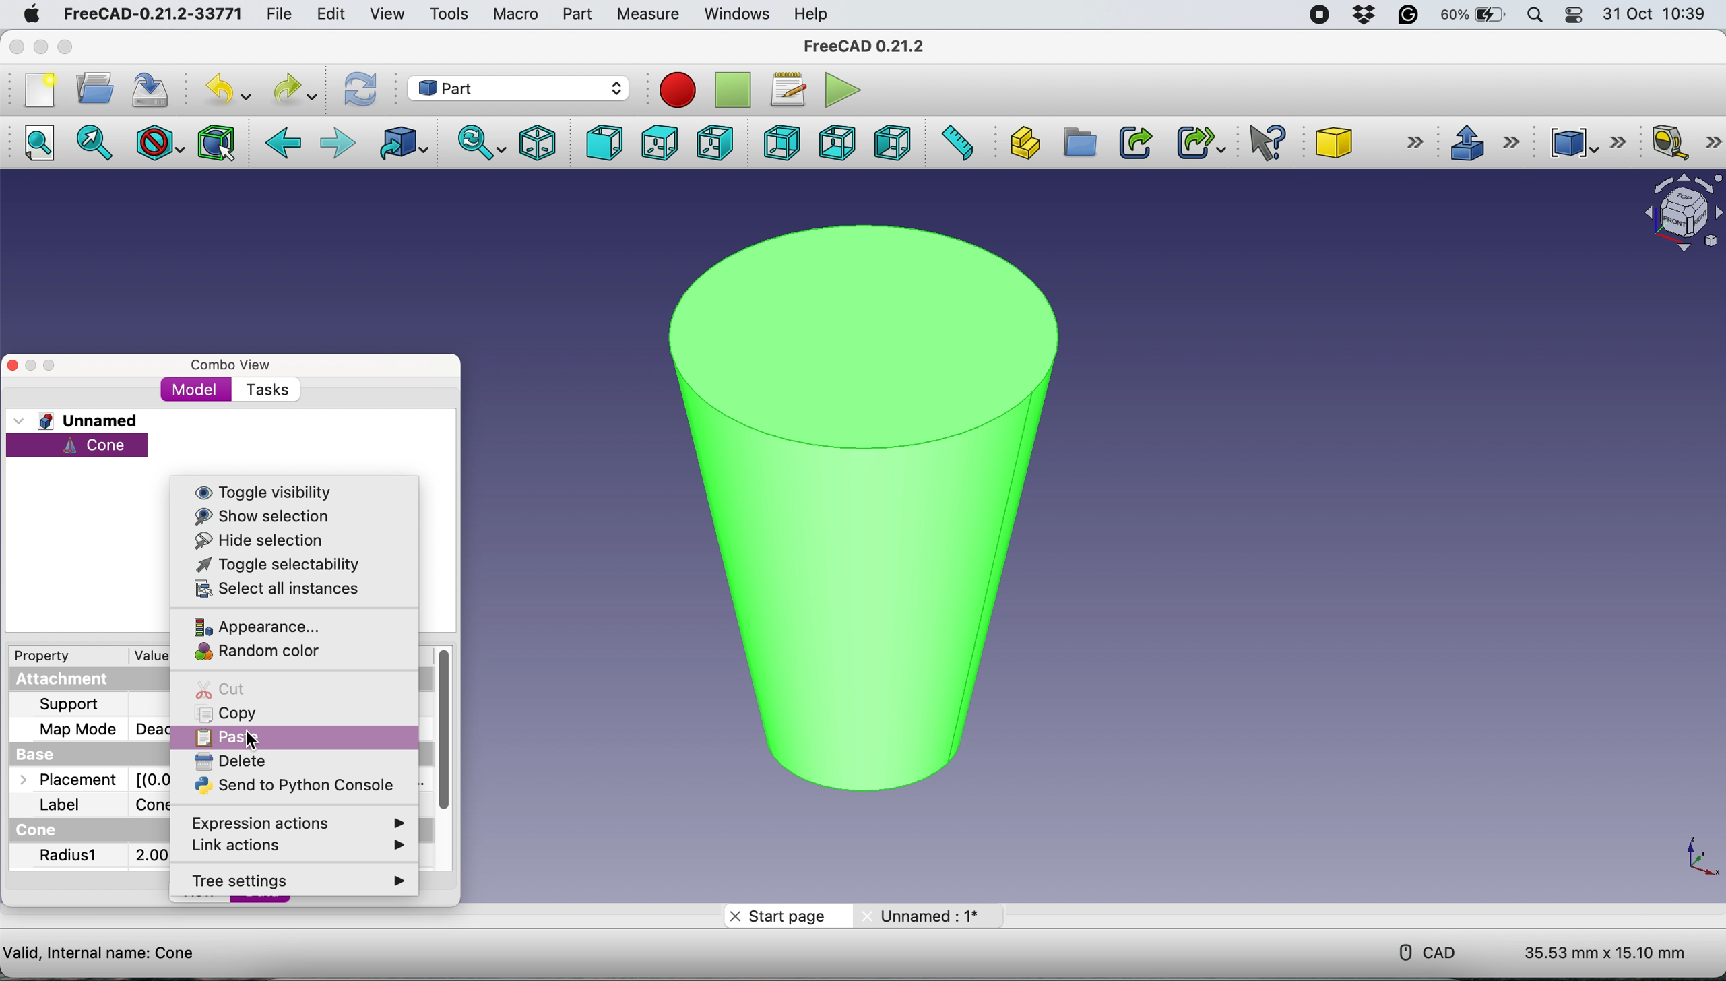 This screenshot has height=981, width=1726. Describe the element at coordinates (928, 913) in the screenshot. I see `unnamed : 1*` at that location.